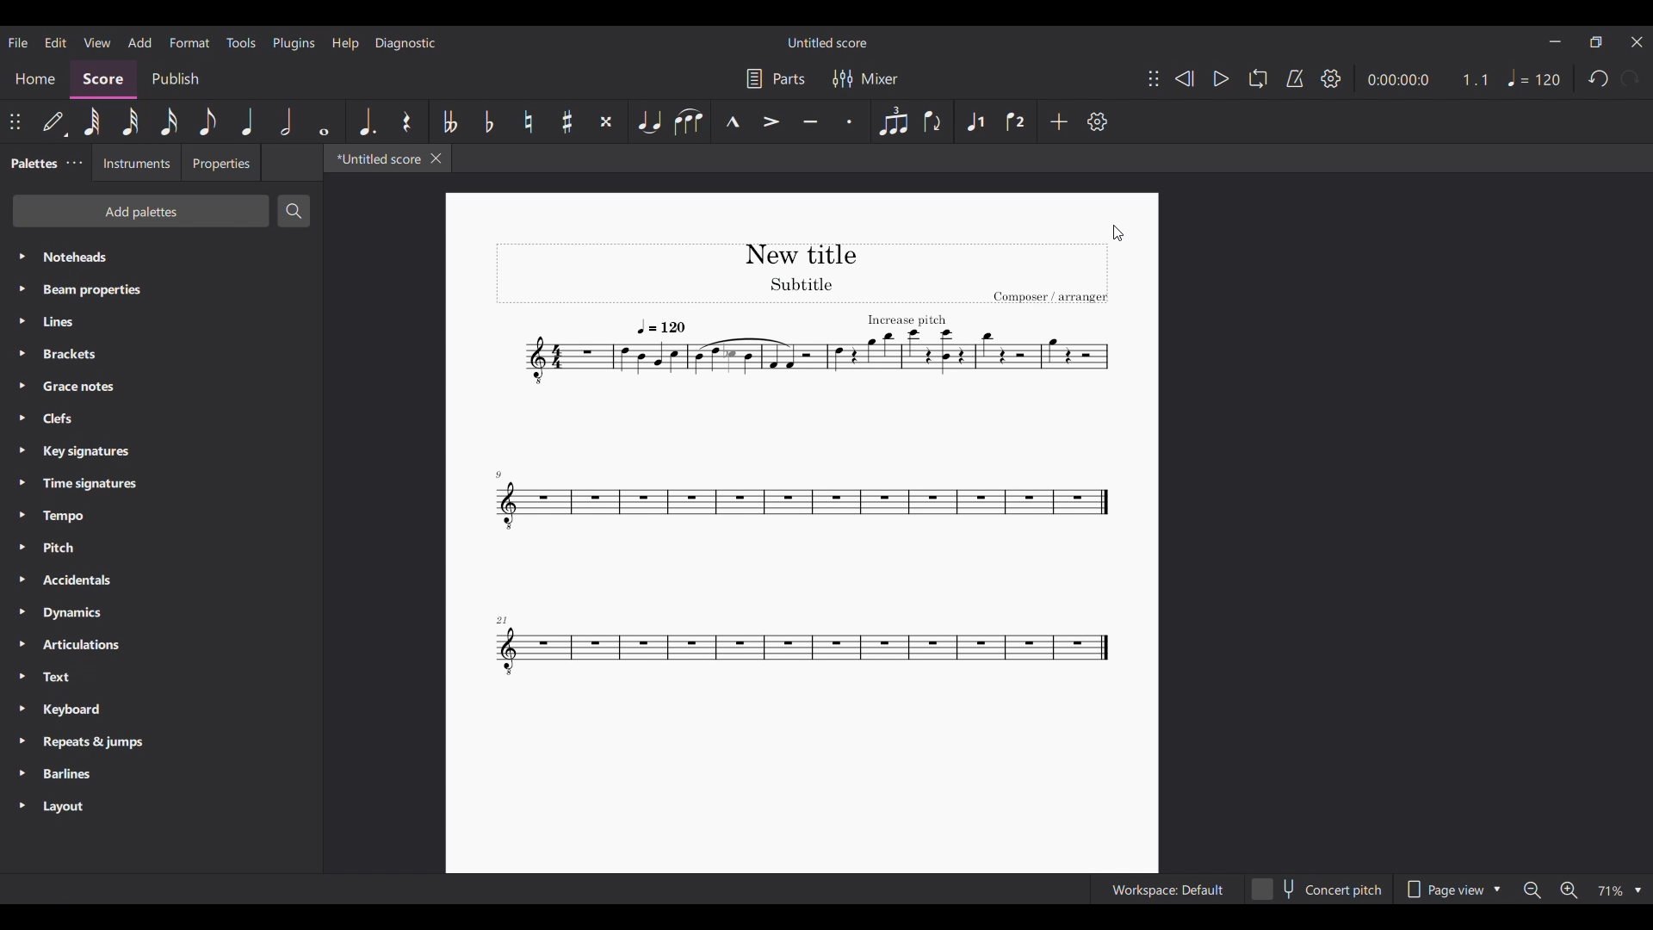 The width and height of the screenshot is (1653, 930). Describe the element at coordinates (1595, 42) in the screenshot. I see `Show in smaller tab` at that location.